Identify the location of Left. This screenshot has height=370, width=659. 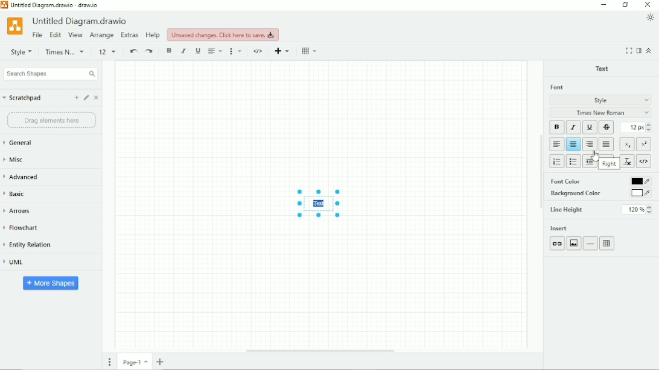
(557, 144).